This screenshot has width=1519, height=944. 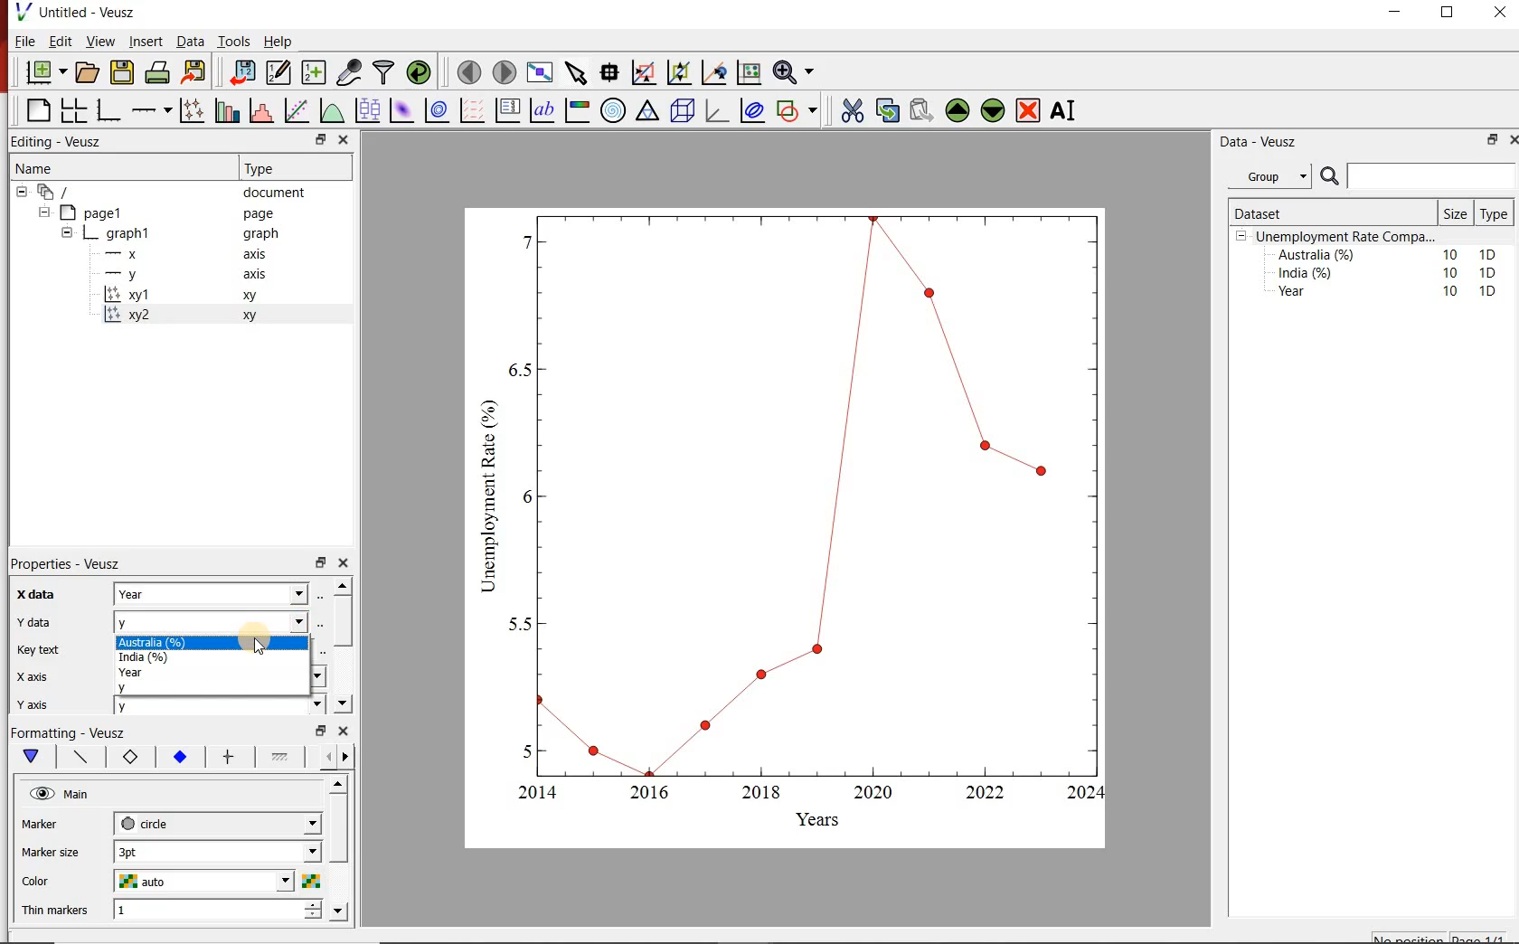 I want to click on Data - Veusz, so click(x=1276, y=142).